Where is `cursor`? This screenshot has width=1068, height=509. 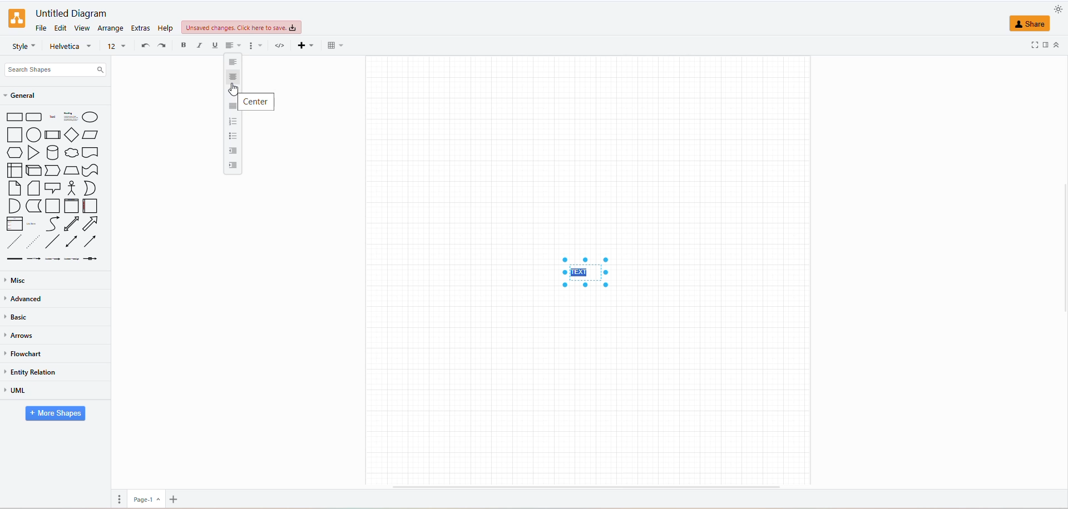 cursor is located at coordinates (234, 90).